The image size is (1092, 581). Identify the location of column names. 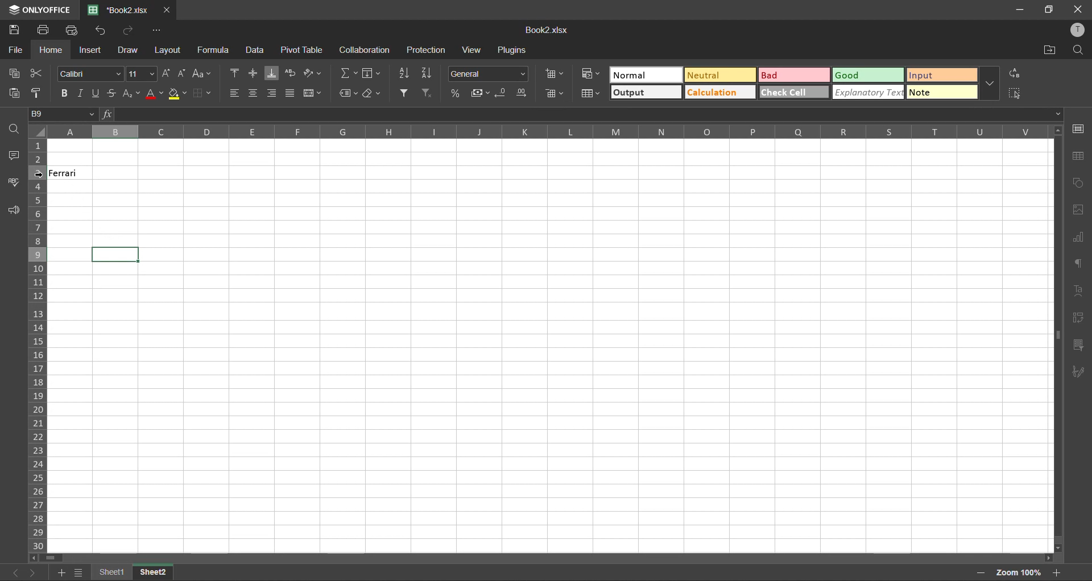
(549, 131).